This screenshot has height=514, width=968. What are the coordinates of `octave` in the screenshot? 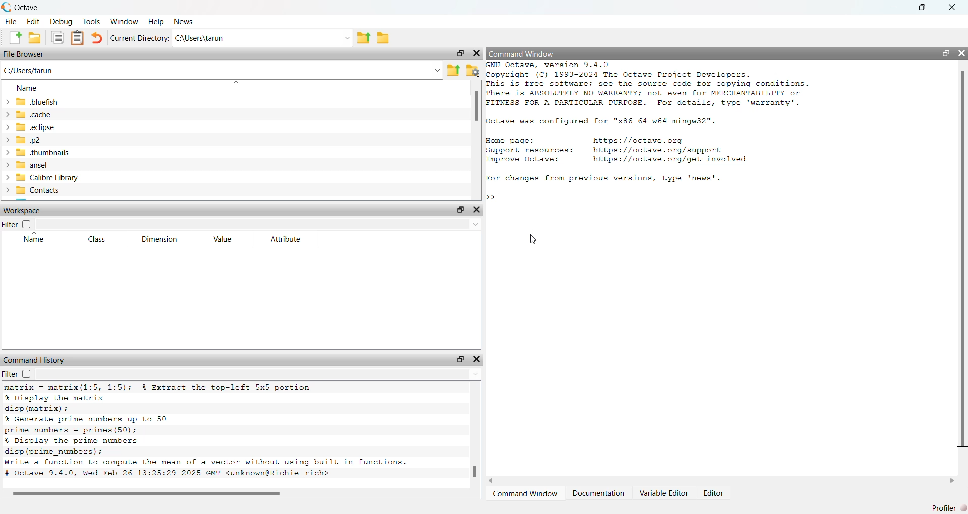 It's located at (28, 8).